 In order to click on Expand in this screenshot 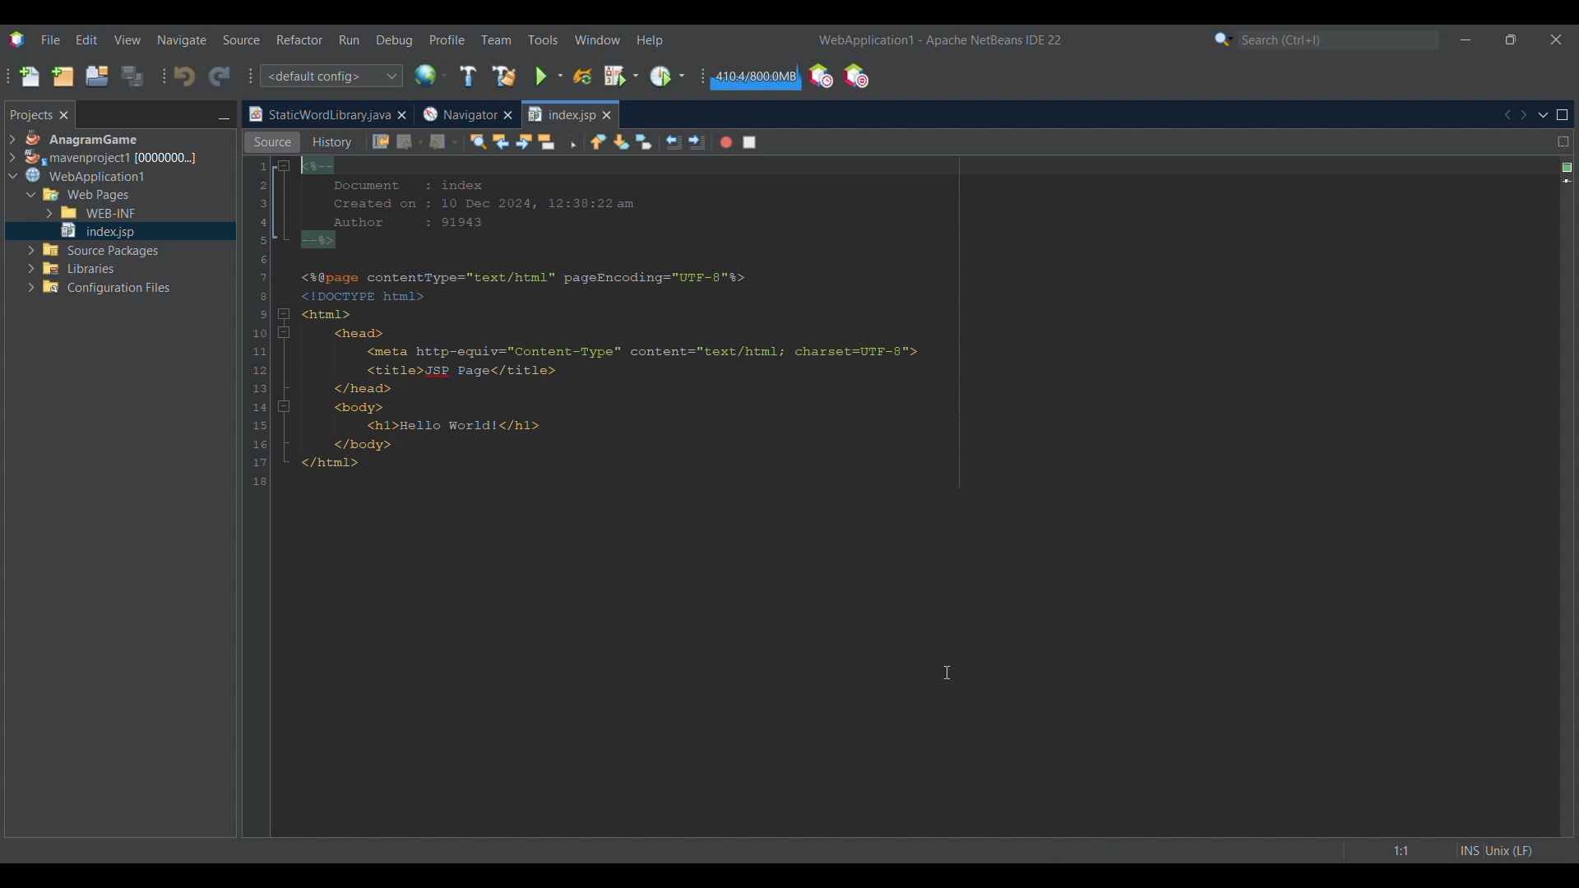, I will do `click(12, 149)`.